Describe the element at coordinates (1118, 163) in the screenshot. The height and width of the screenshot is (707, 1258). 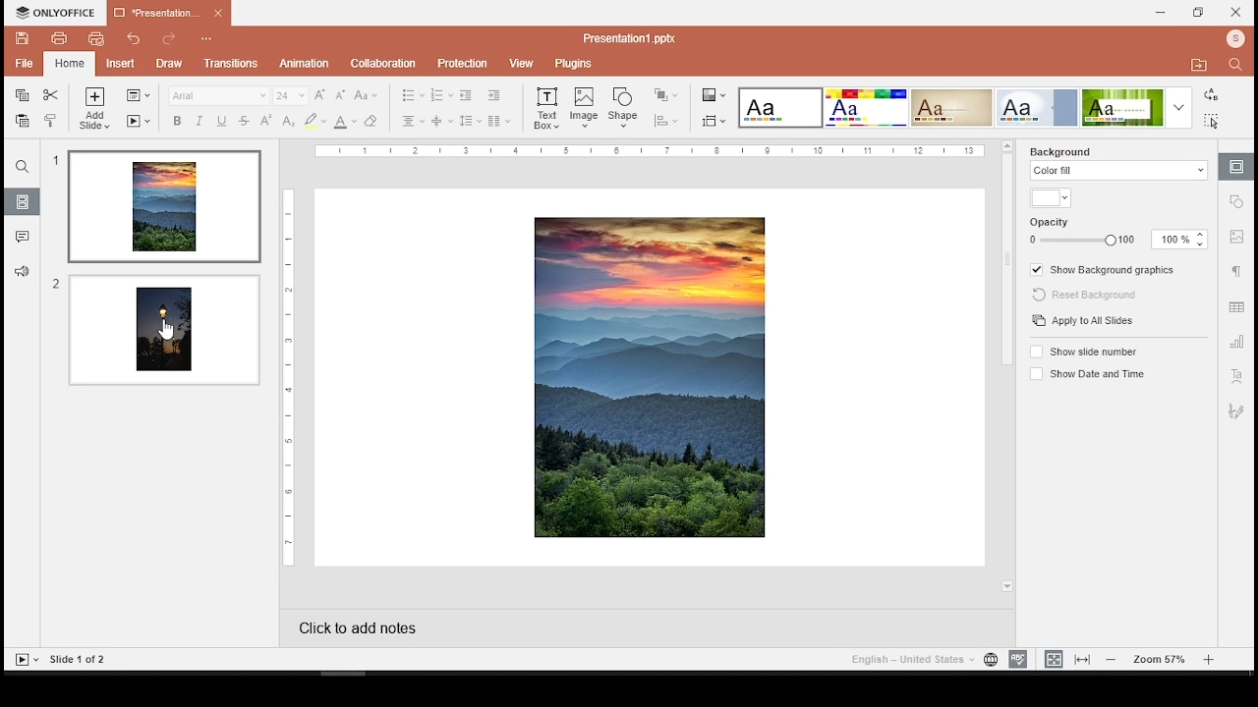
I see `background fill` at that location.